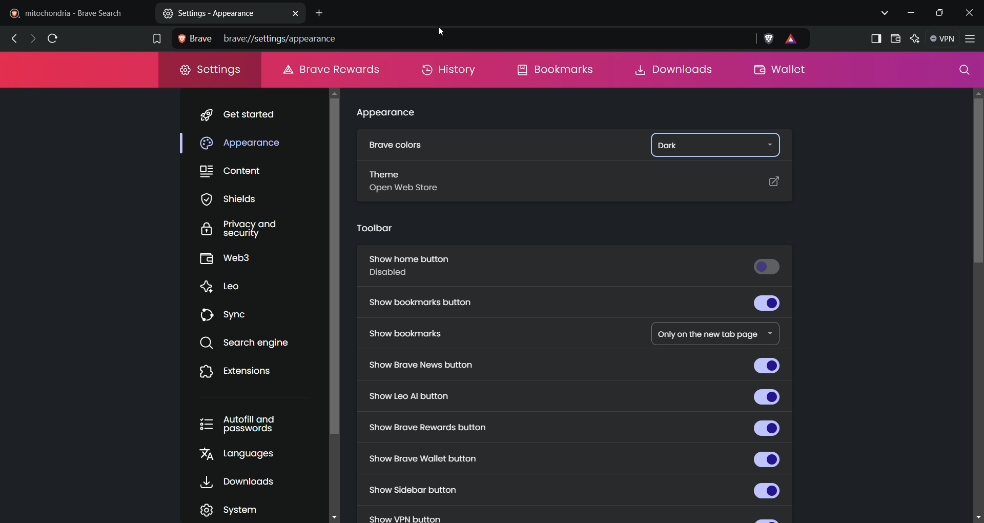  What do you see at coordinates (794, 41) in the screenshot?
I see `brave rewards` at bounding box center [794, 41].